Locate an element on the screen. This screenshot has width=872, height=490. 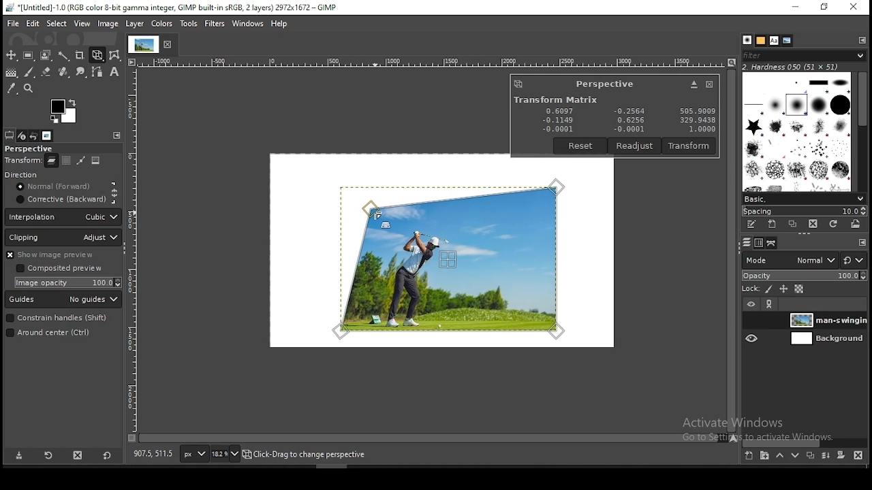
colors is located at coordinates (64, 111).